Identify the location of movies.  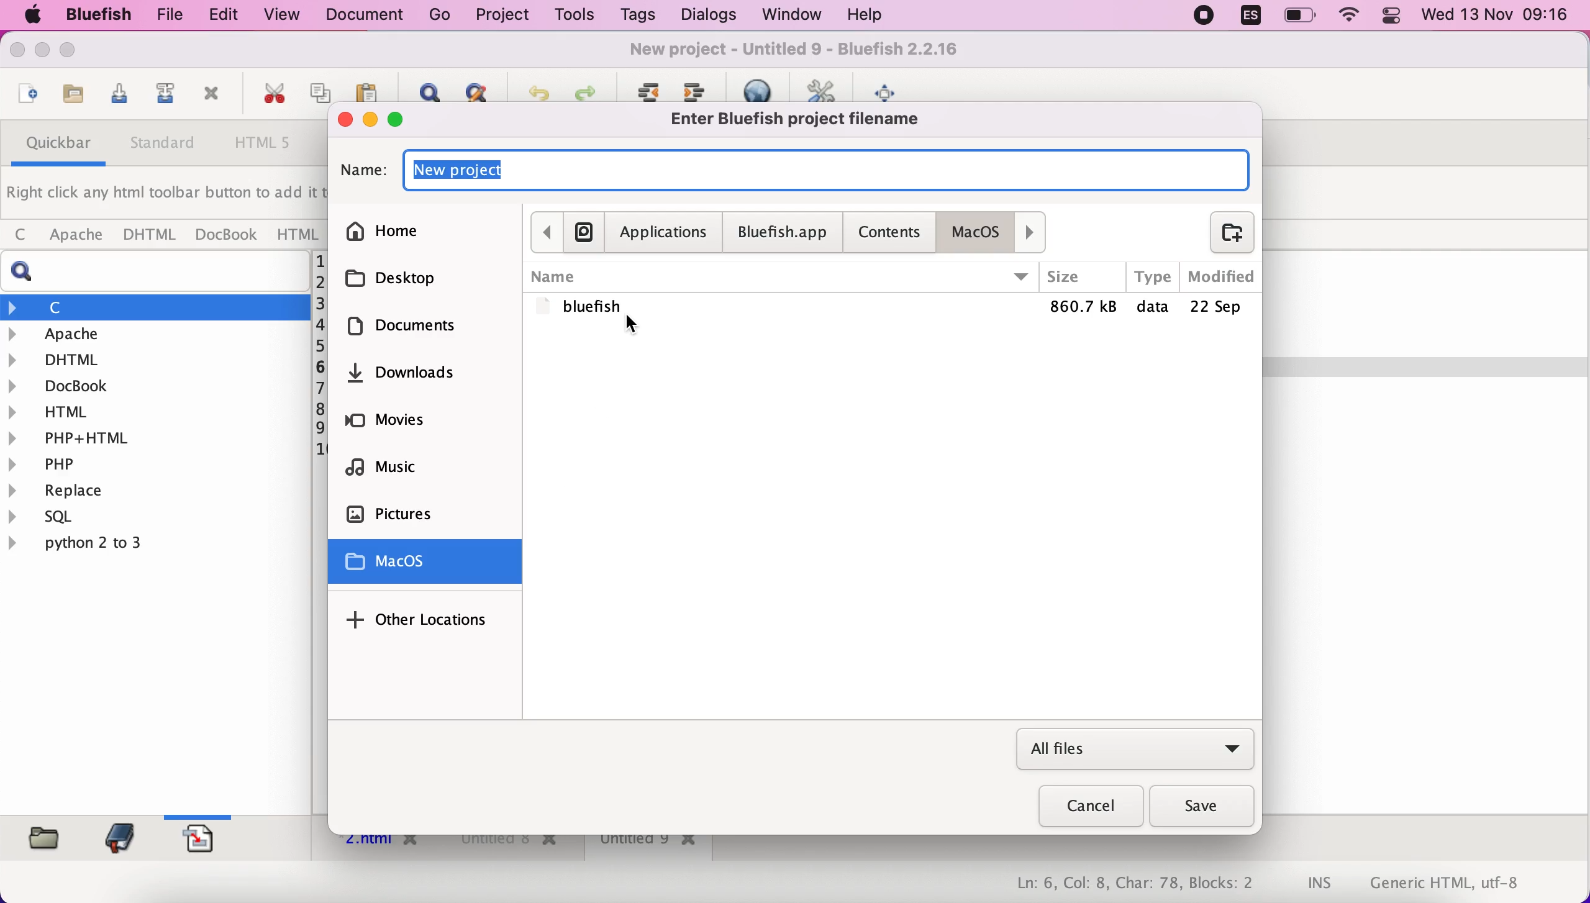
(422, 425).